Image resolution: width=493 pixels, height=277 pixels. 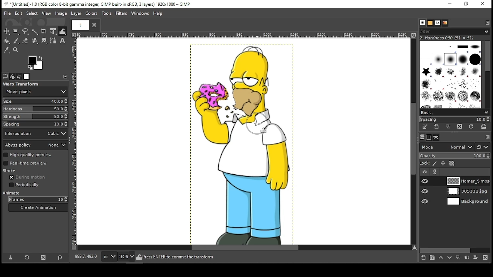 I want to click on brushes, so click(x=451, y=74).